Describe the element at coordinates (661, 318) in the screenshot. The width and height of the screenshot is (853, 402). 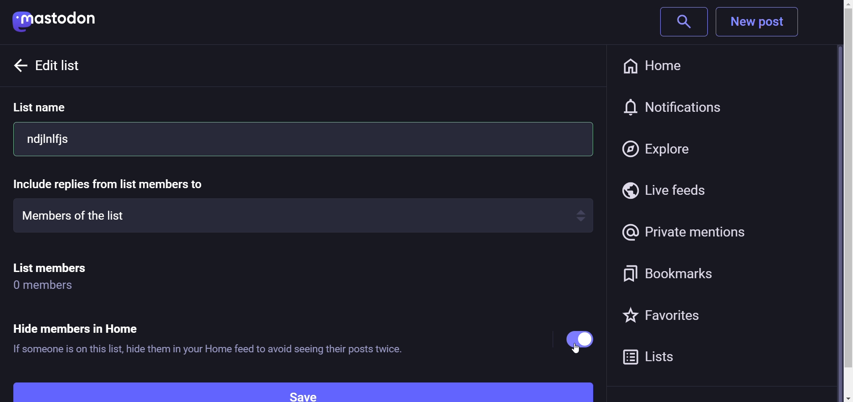
I see `favorites` at that location.